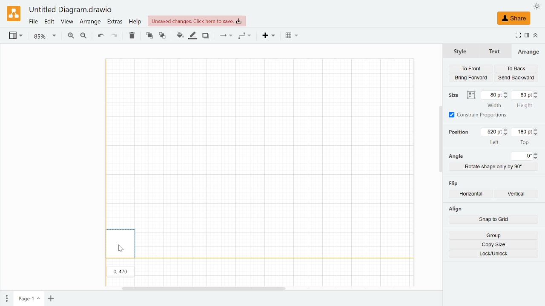  Describe the element at coordinates (455, 209) in the screenshot. I see `align` at that location.